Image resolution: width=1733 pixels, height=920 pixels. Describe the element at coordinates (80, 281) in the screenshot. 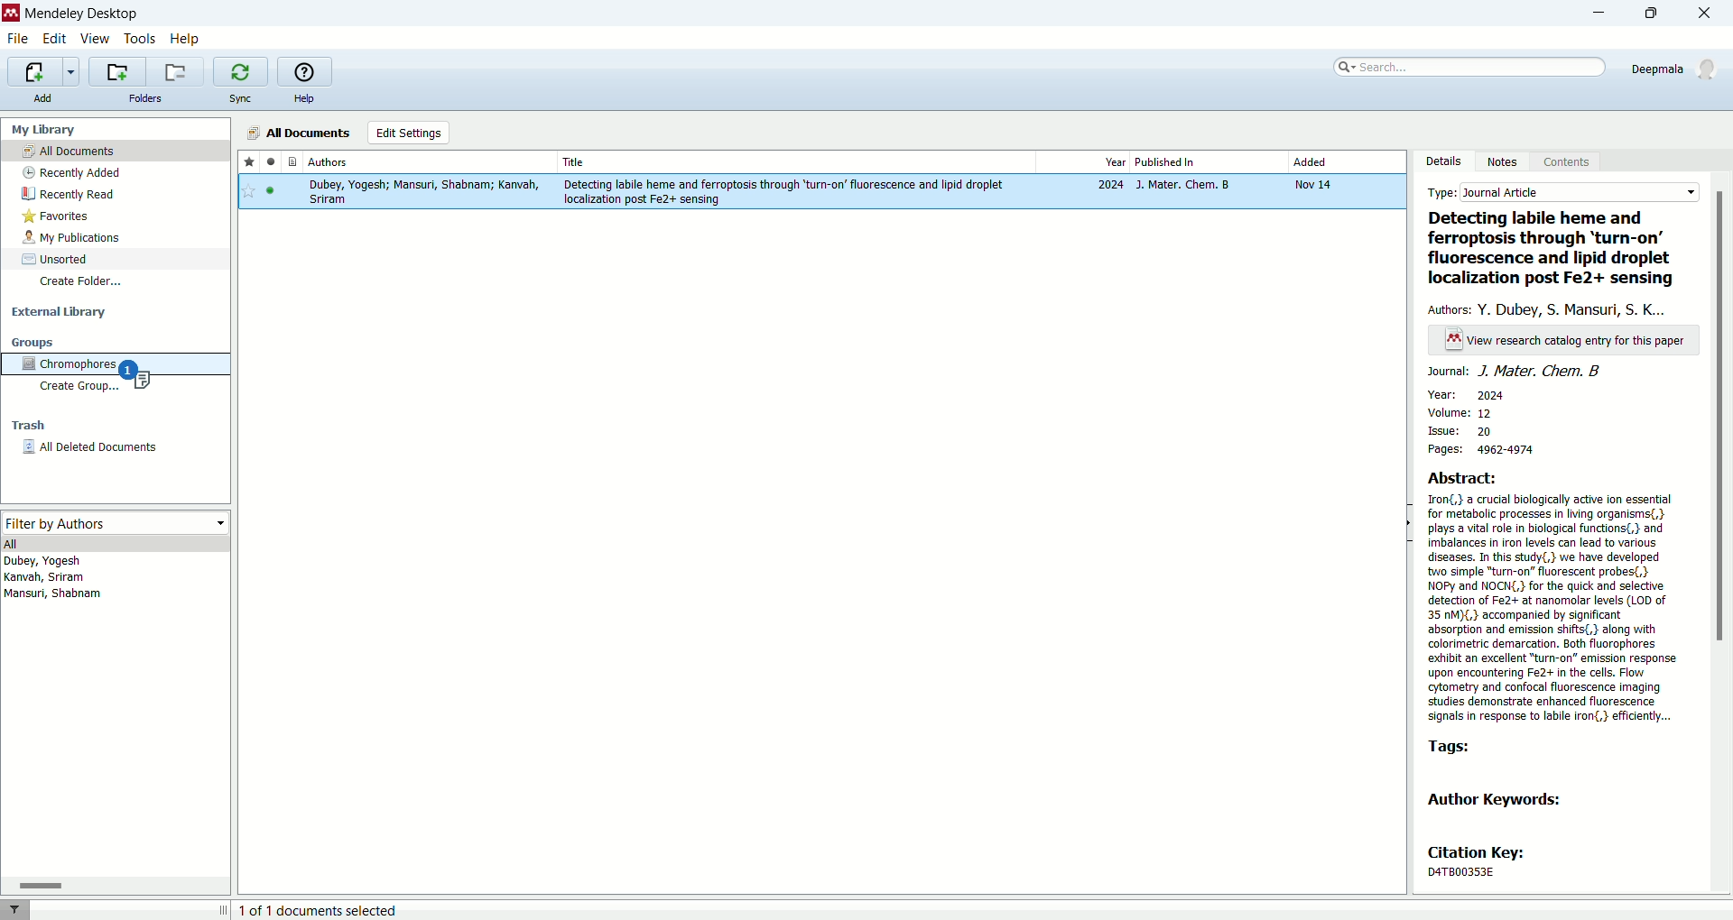

I see `create folder` at that location.